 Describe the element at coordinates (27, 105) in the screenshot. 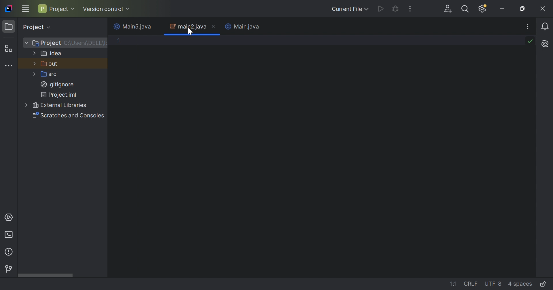

I see `More` at that location.